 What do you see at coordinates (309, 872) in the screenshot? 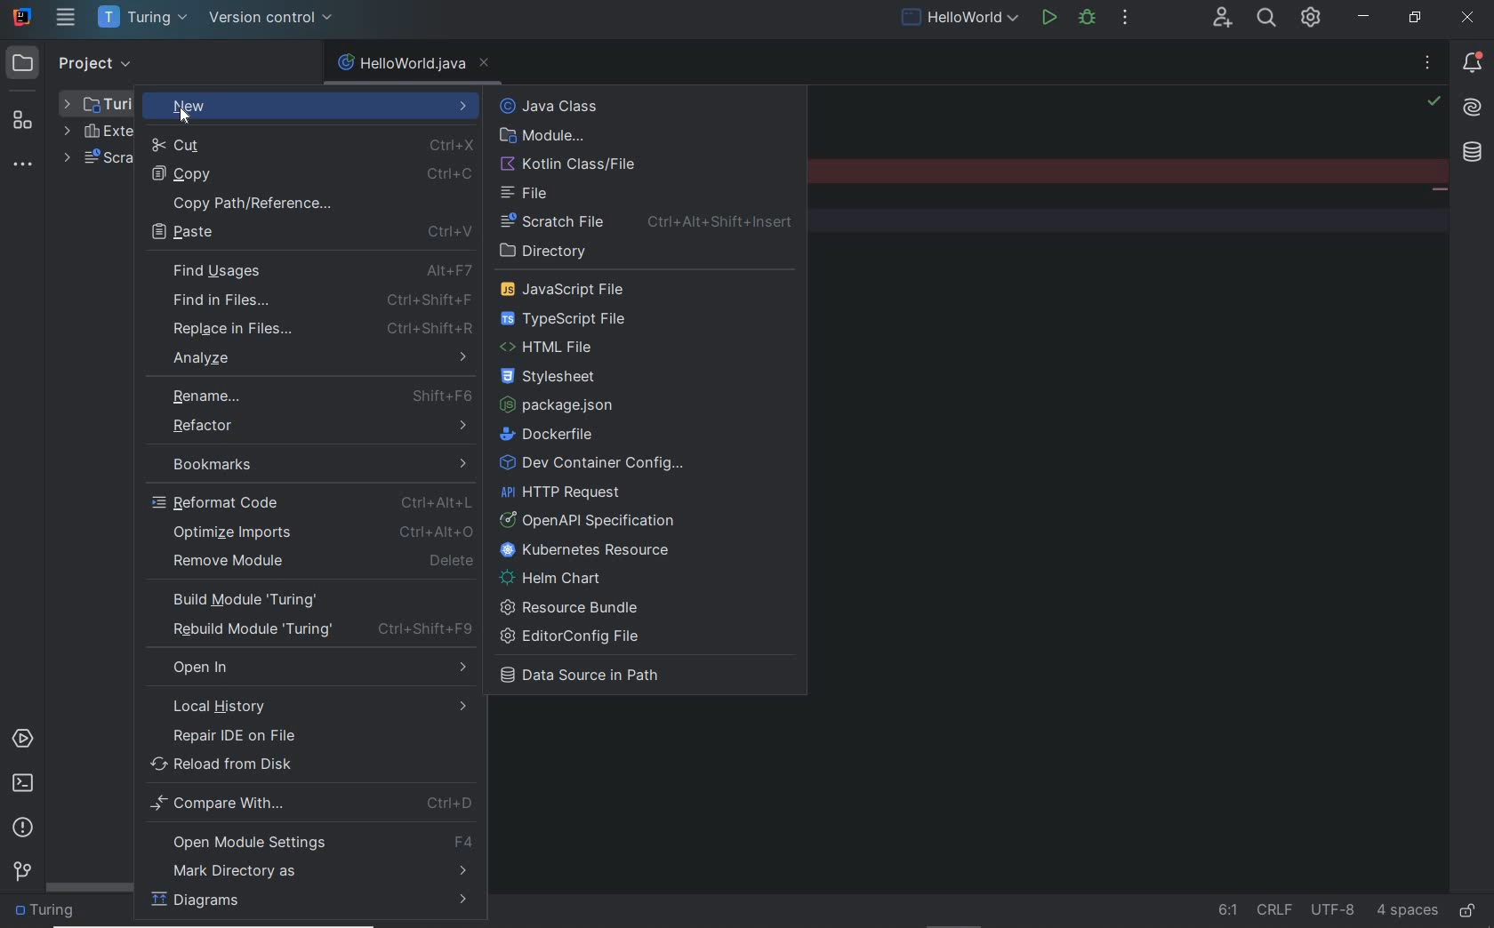
I see `mark directory as` at bounding box center [309, 872].